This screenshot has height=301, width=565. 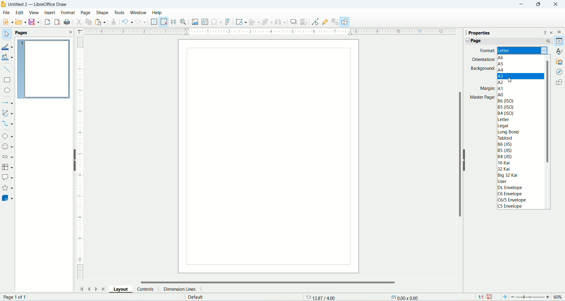 What do you see at coordinates (551, 33) in the screenshot?
I see `close` at bounding box center [551, 33].